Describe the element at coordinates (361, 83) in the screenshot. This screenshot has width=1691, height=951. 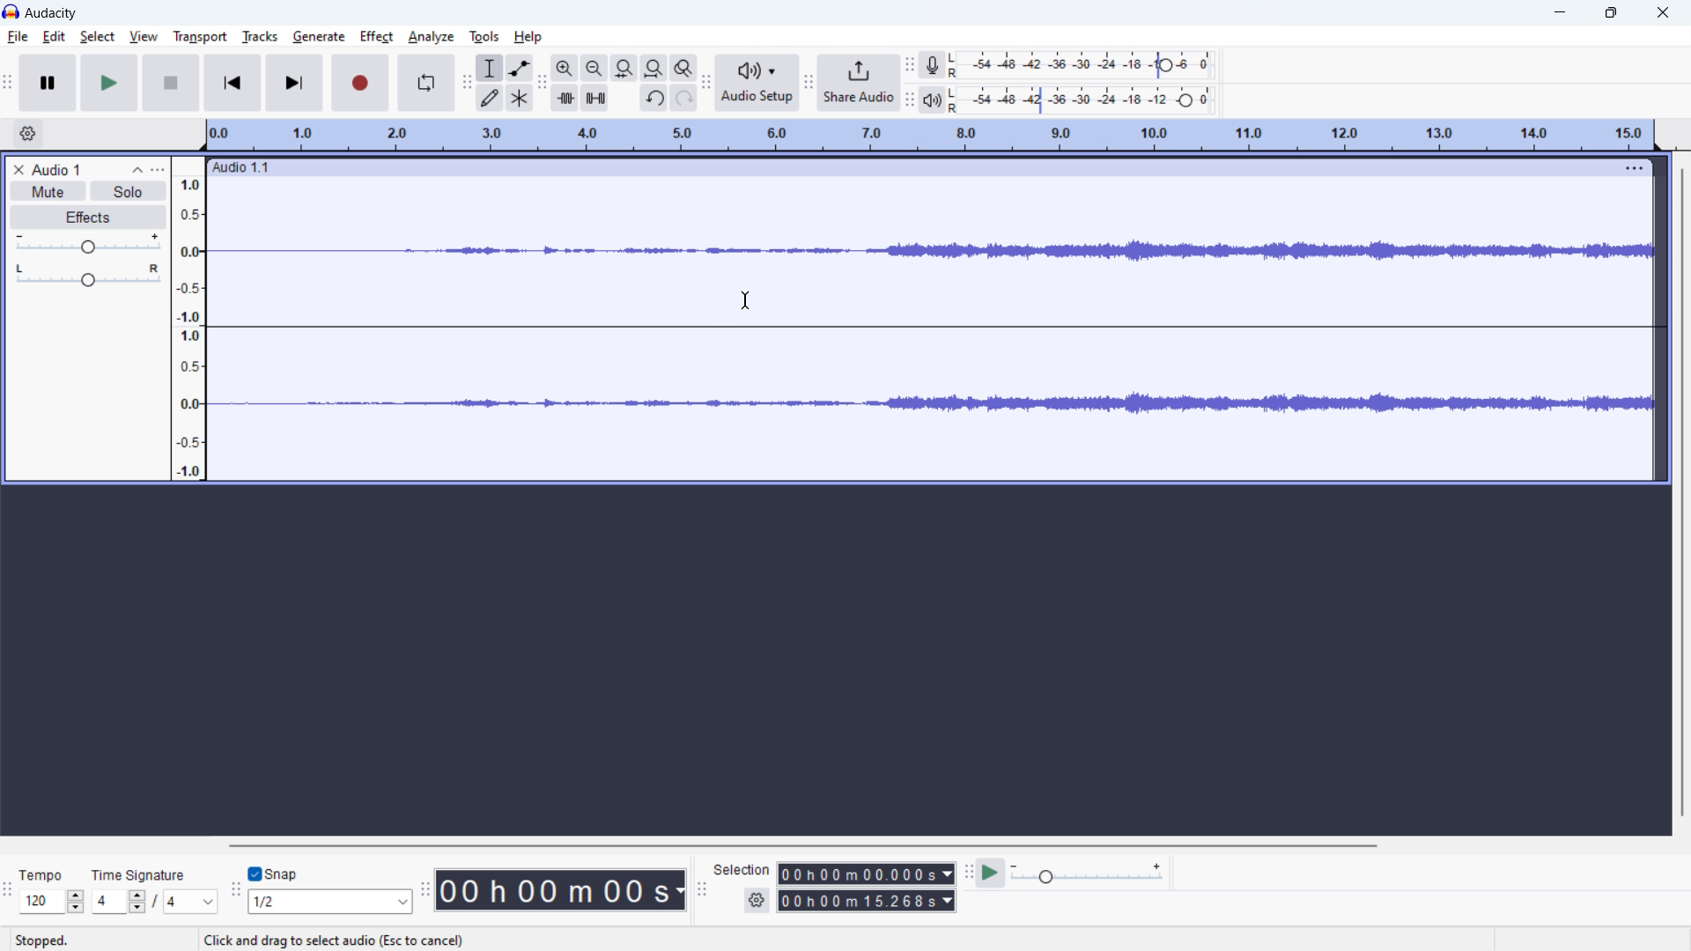
I see `record` at that location.